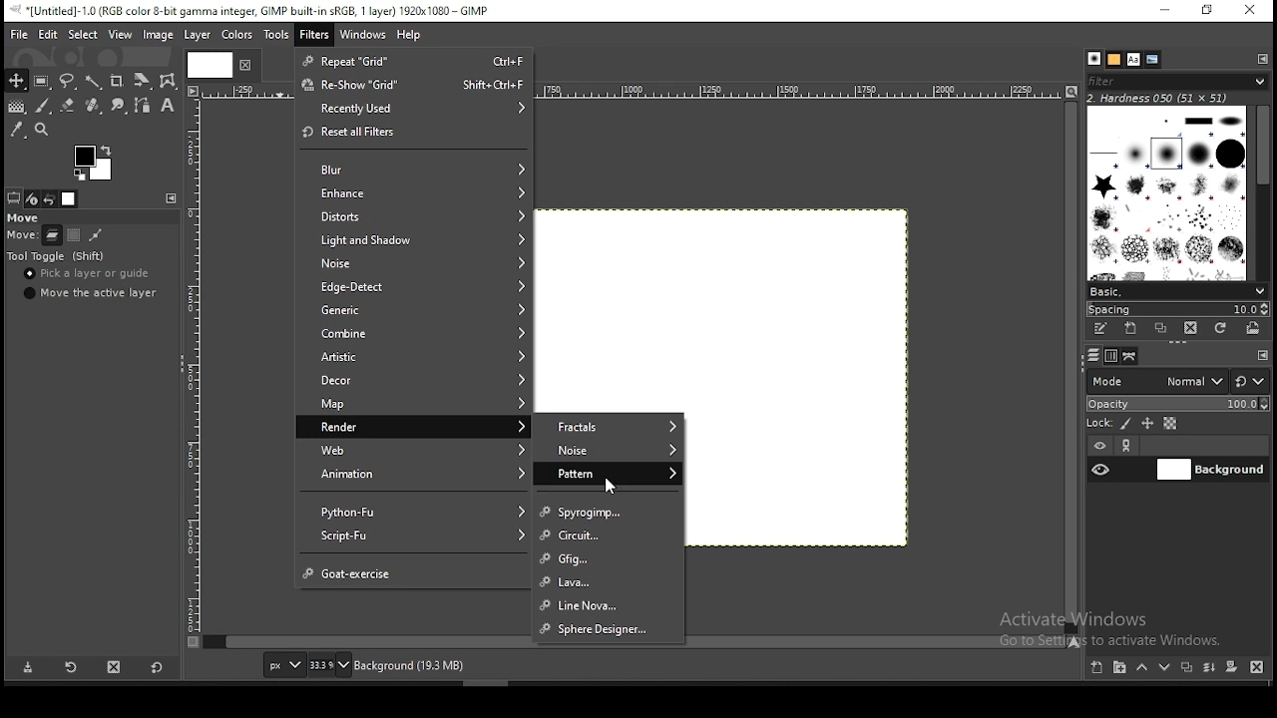  Describe the element at coordinates (610, 603) in the screenshot. I see `line nova` at that location.